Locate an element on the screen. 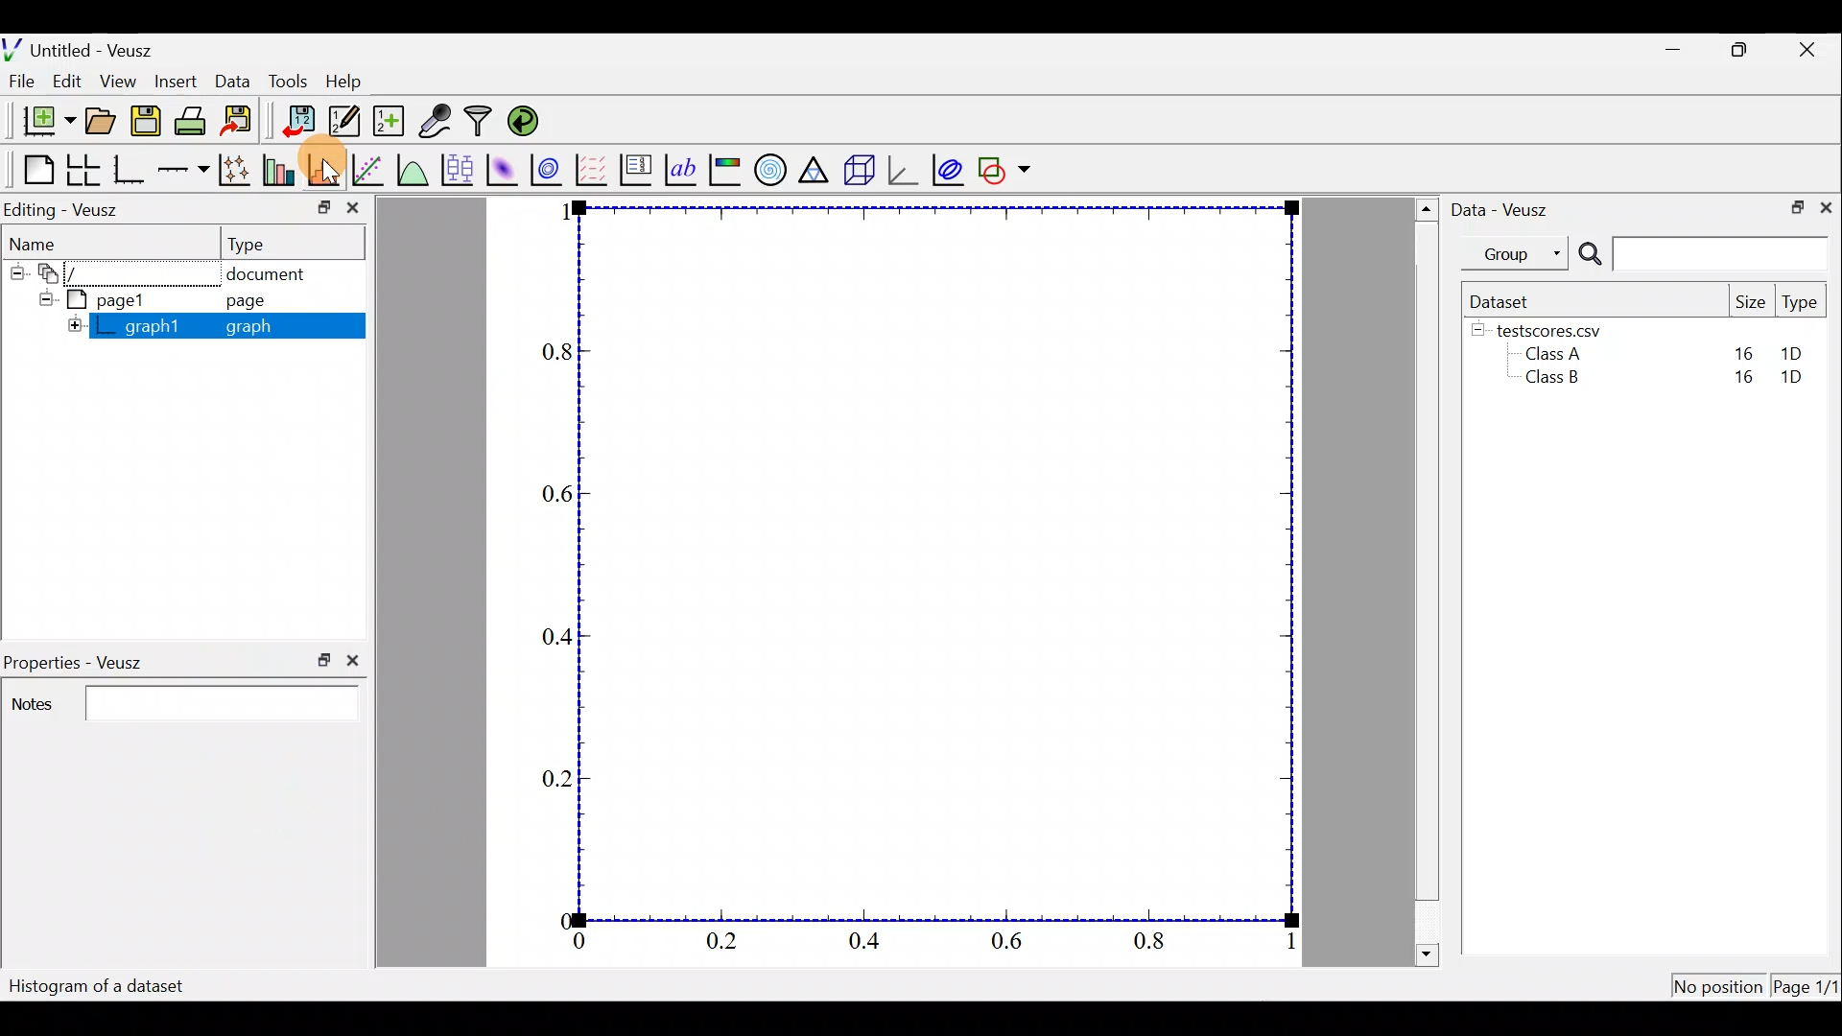  0.8 is located at coordinates (551, 351).